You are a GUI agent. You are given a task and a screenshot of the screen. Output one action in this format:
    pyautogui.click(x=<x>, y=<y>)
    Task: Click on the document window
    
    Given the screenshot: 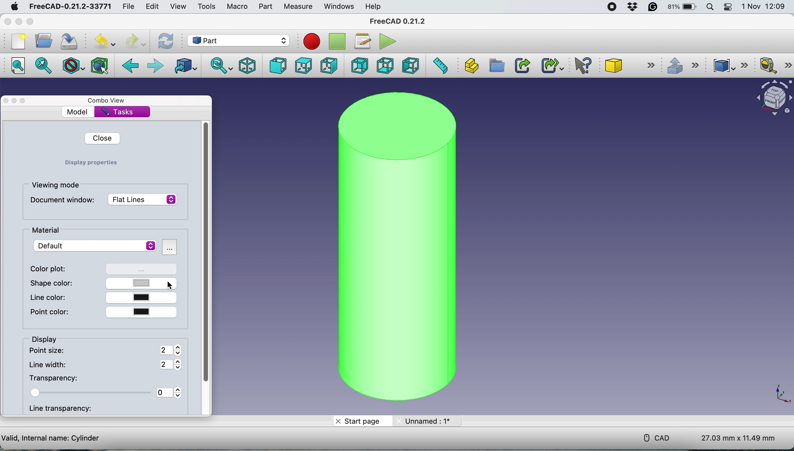 What is the action you would take?
    pyautogui.click(x=103, y=201)
    